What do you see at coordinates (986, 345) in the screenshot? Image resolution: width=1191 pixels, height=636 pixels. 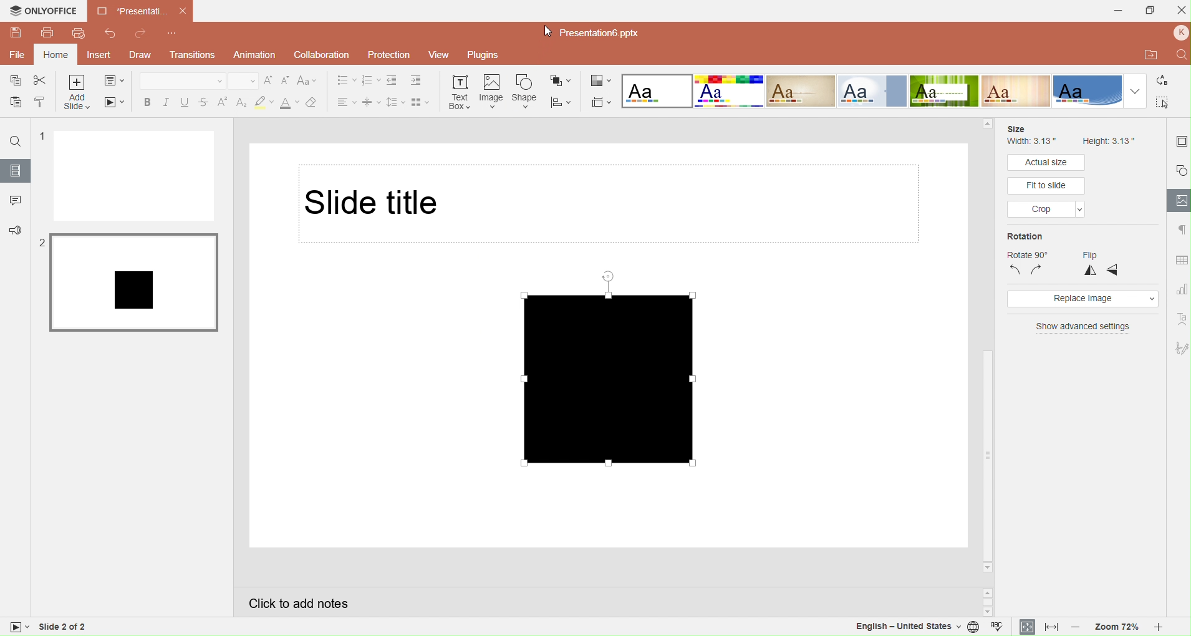 I see `Horizontal scrollbar` at bounding box center [986, 345].